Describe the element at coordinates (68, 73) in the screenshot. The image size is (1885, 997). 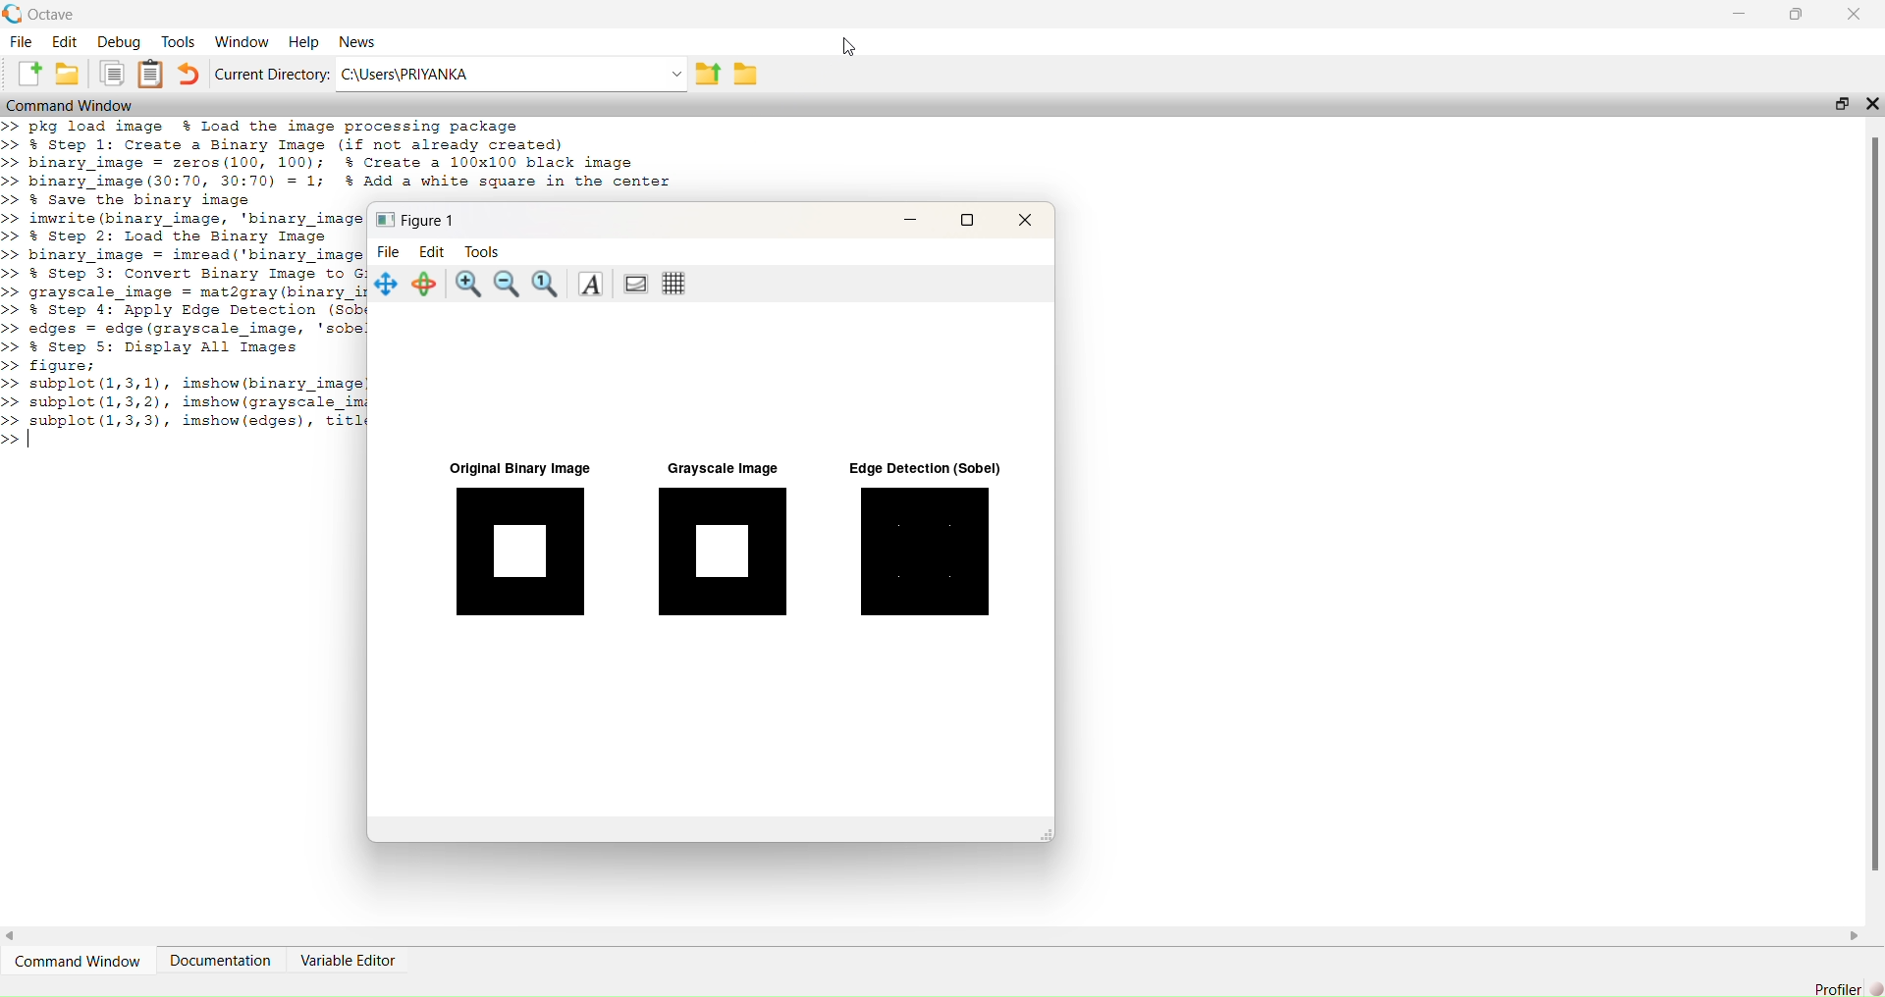
I see `add folder` at that location.